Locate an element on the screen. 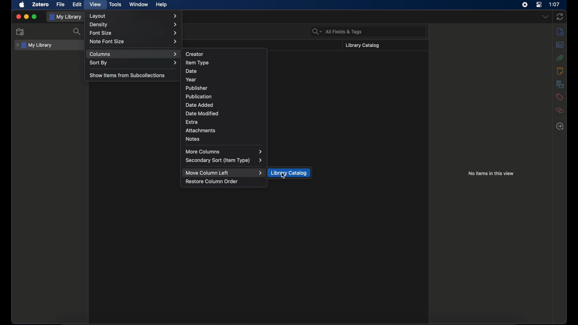 Image resolution: width=578 pixels, height=325 pixels. notes is located at coordinates (559, 71).